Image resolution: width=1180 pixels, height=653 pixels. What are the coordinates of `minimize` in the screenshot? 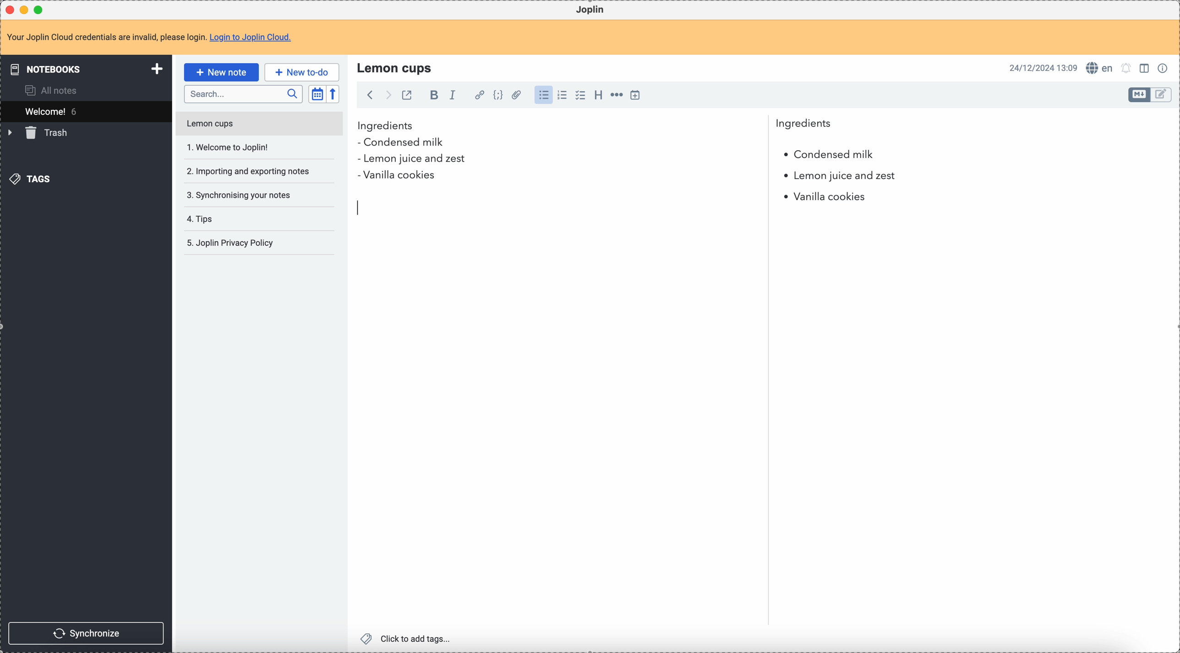 It's located at (26, 11).